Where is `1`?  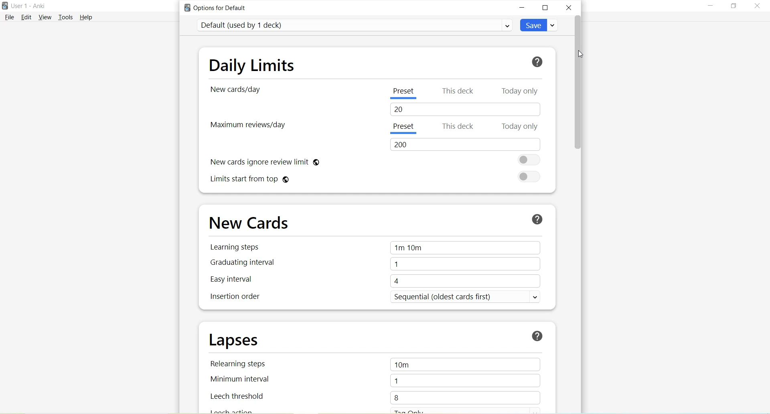
1 is located at coordinates (465, 380).